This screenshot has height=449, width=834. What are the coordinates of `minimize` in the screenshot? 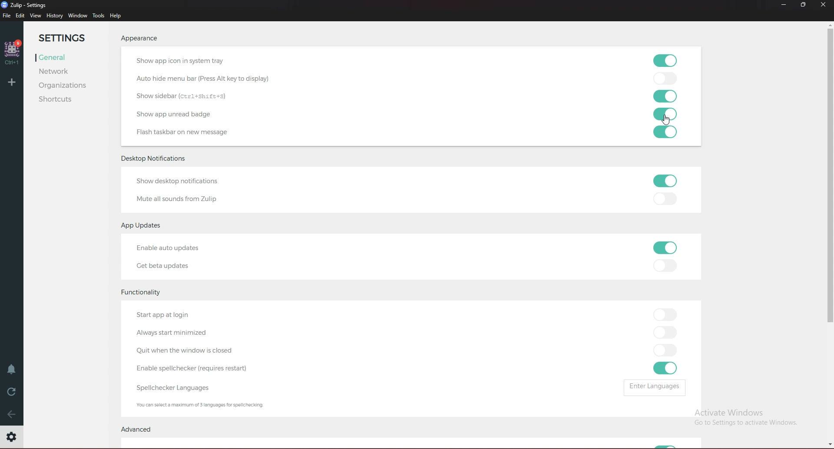 It's located at (784, 4).